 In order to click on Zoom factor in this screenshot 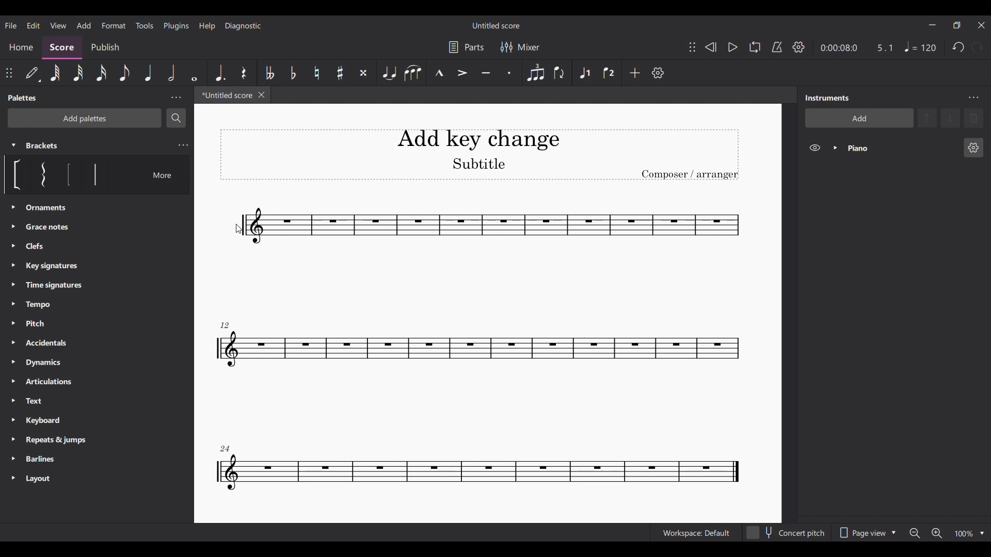, I will do `click(965, 534)`.